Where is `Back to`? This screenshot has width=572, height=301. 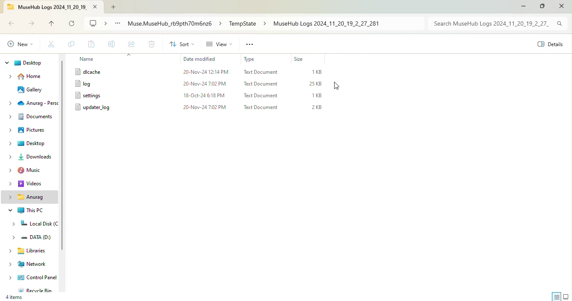
Back to is located at coordinates (13, 25).